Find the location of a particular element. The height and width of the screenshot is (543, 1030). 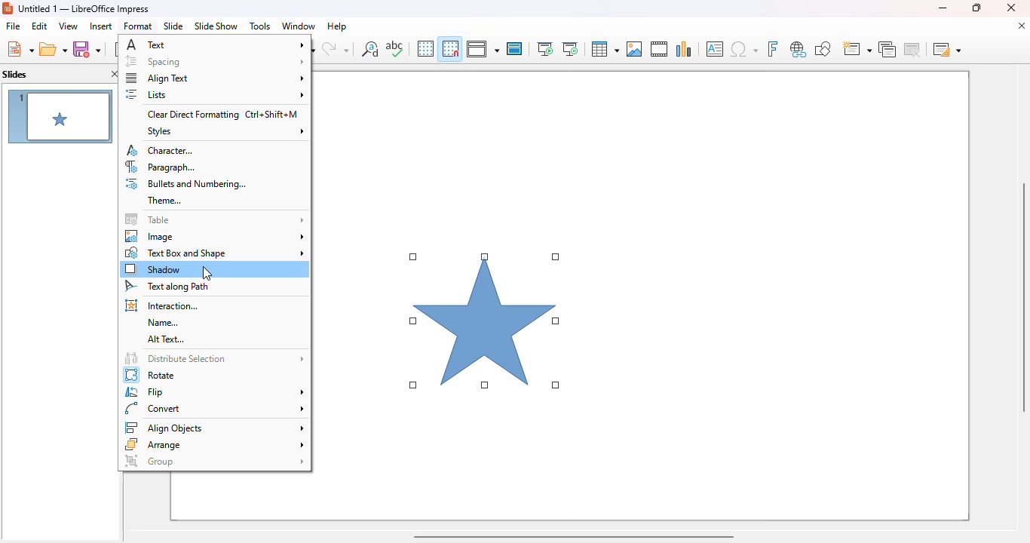

slide is located at coordinates (173, 26).